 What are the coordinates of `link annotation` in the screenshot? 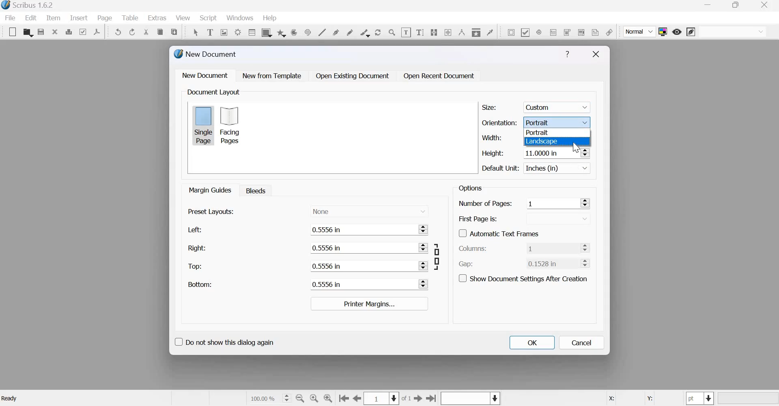 It's located at (609, 32).